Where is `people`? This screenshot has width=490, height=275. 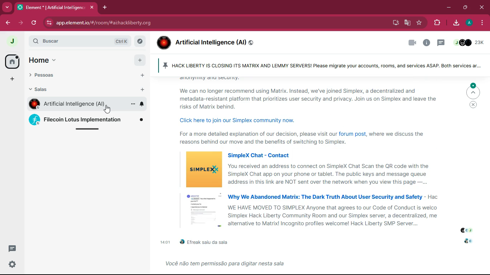
people is located at coordinates (467, 241).